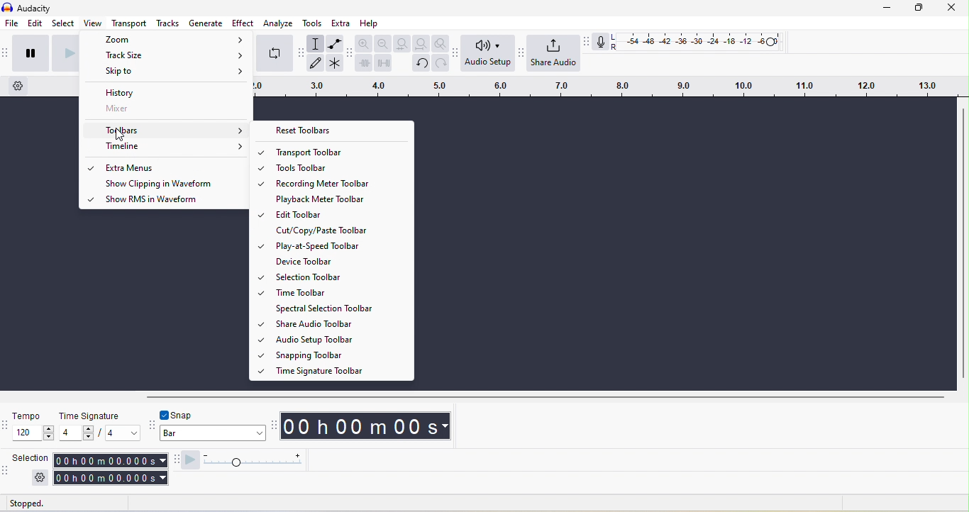 The image size is (969, 512). Describe the element at coordinates (6, 54) in the screenshot. I see `audacity transport toolbar` at that location.